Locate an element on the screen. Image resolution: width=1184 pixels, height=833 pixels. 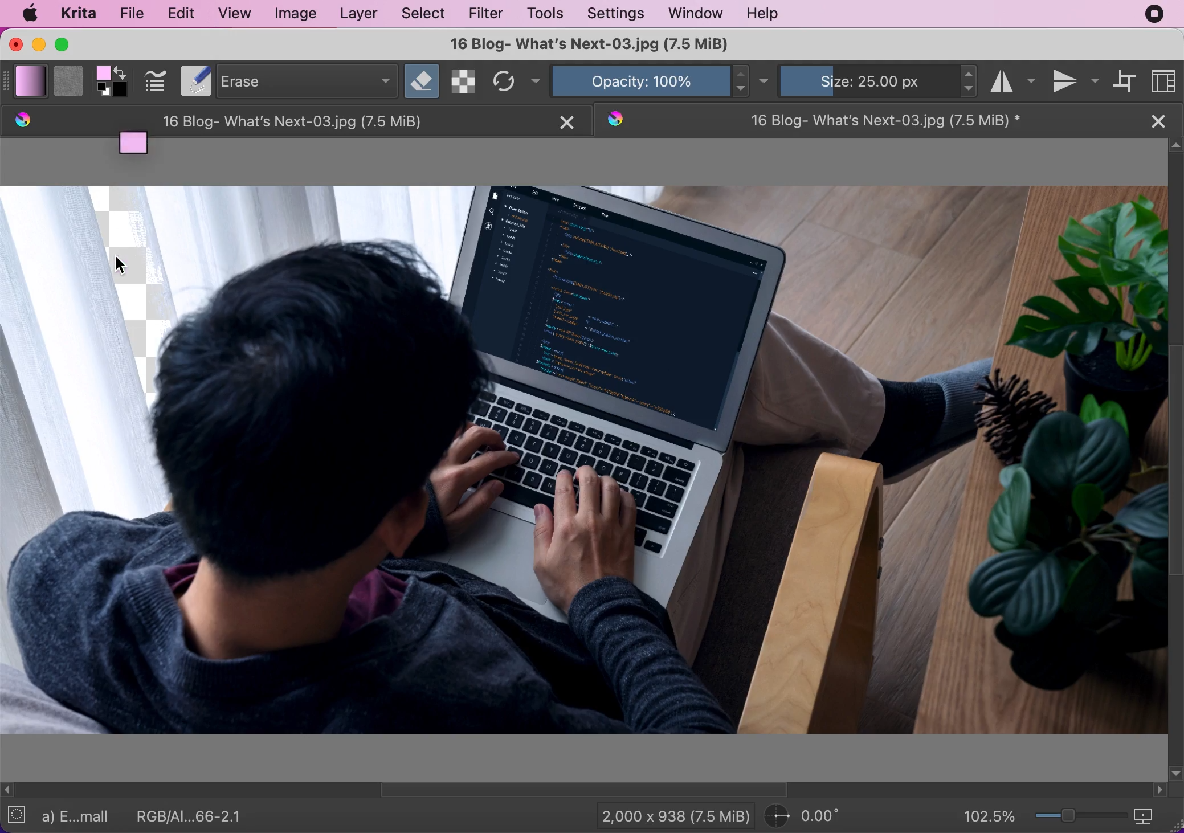
size: 25.00 px is located at coordinates (867, 80).